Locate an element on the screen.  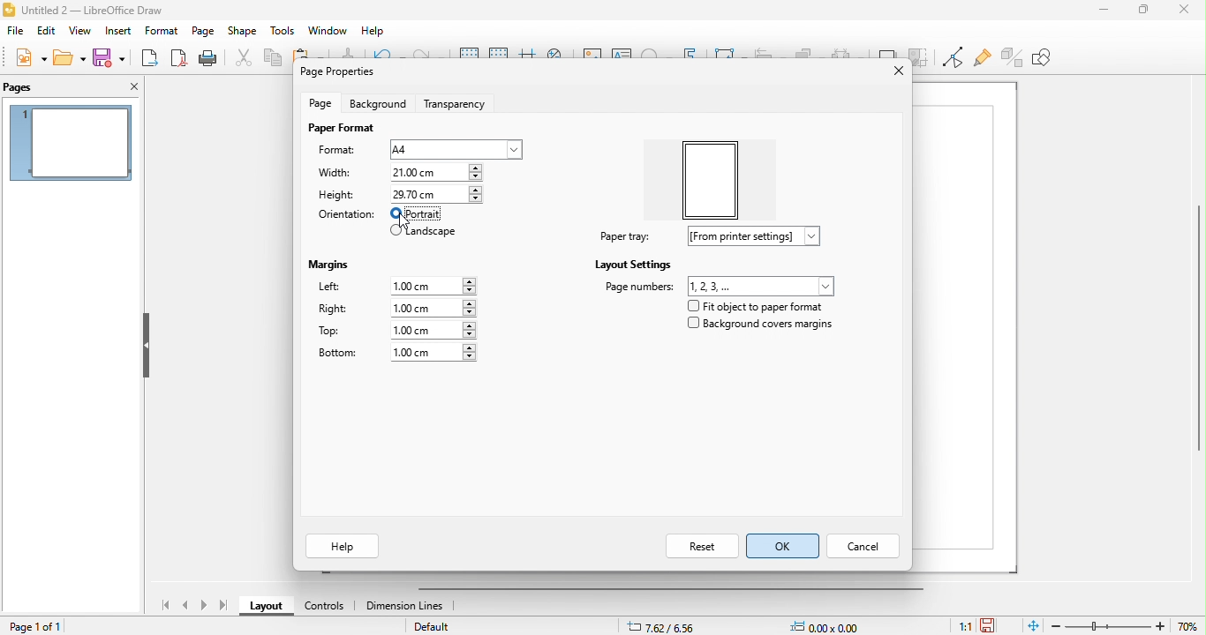
display grid is located at coordinates (467, 55).